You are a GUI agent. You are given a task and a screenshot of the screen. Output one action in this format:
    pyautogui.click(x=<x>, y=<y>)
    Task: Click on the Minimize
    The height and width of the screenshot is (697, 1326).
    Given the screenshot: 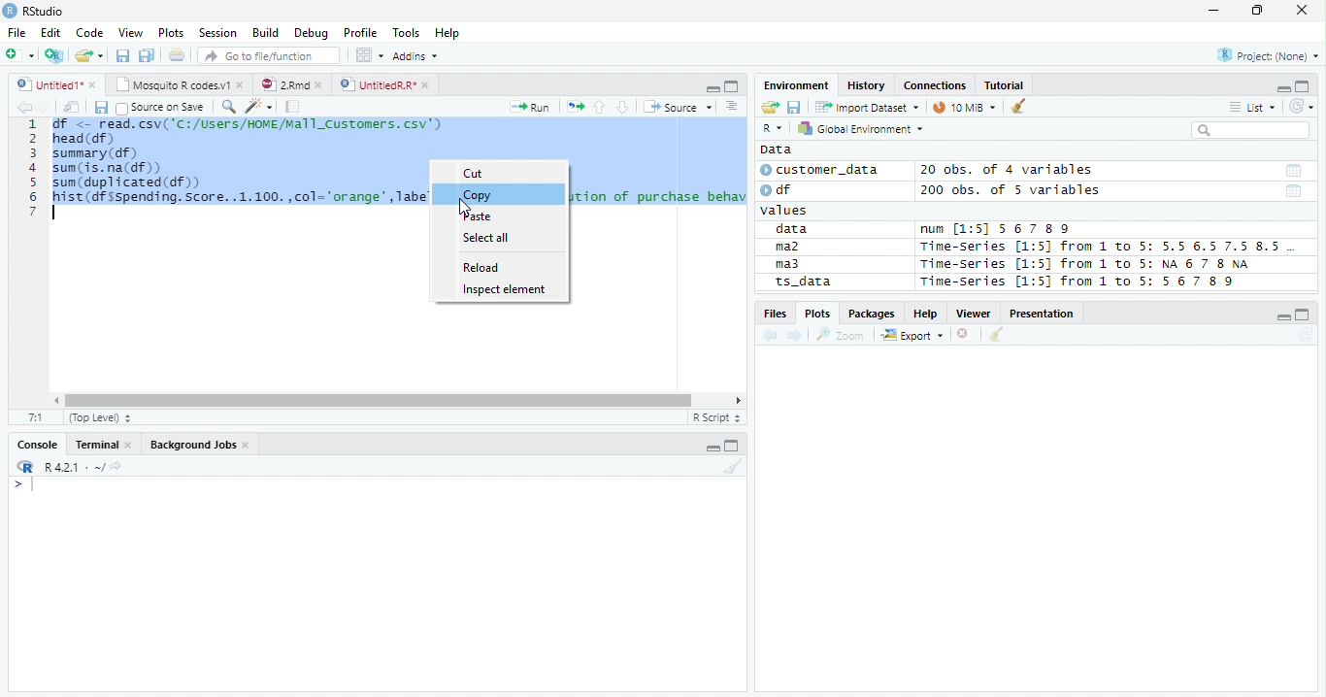 What is the action you would take?
    pyautogui.click(x=713, y=446)
    